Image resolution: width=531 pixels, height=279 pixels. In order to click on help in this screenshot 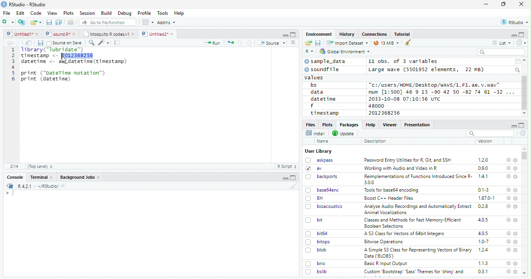, I will do `click(508, 176)`.